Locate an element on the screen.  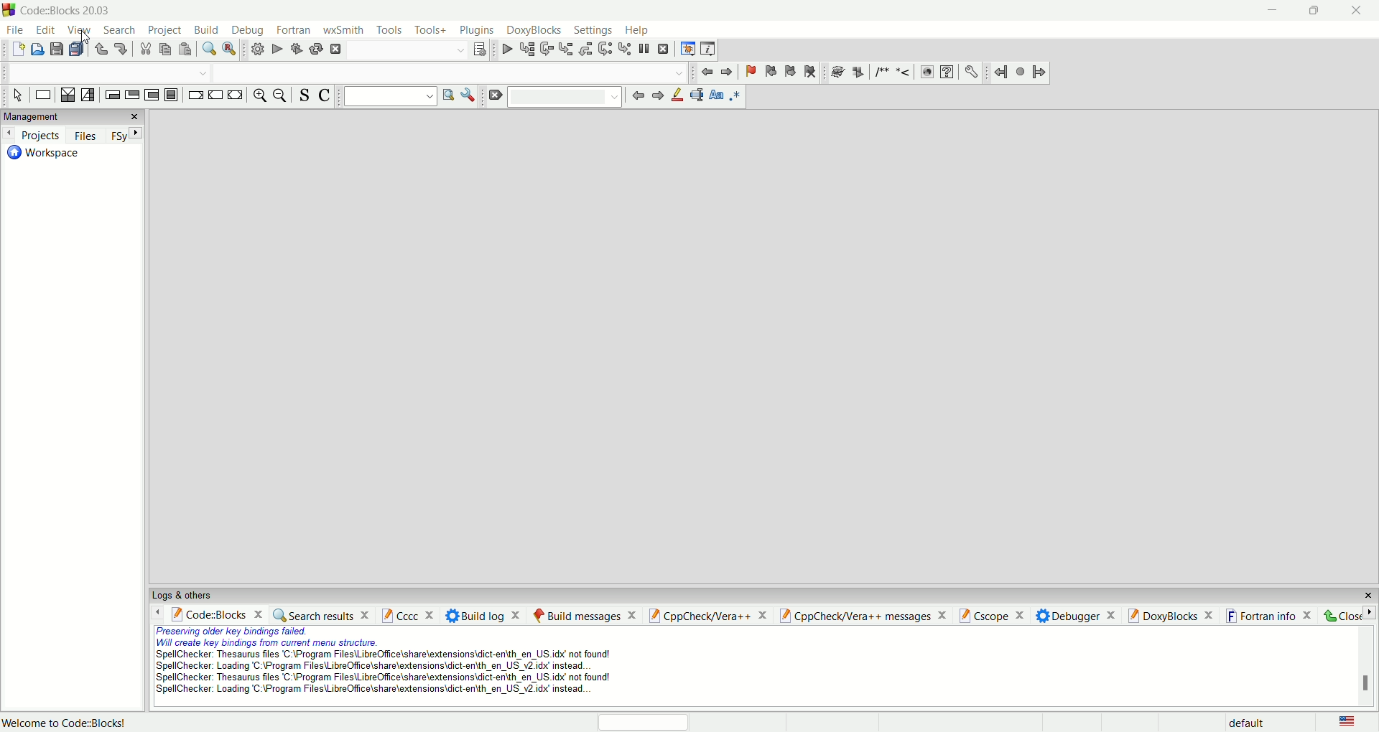
build messages is located at coordinates (584, 614).